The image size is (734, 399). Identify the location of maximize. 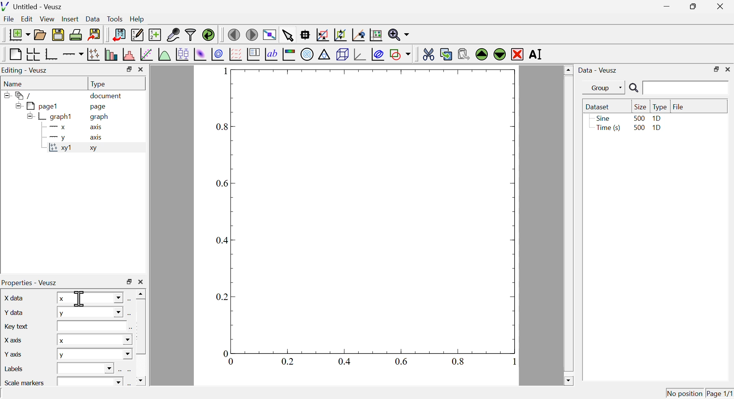
(691, 7).